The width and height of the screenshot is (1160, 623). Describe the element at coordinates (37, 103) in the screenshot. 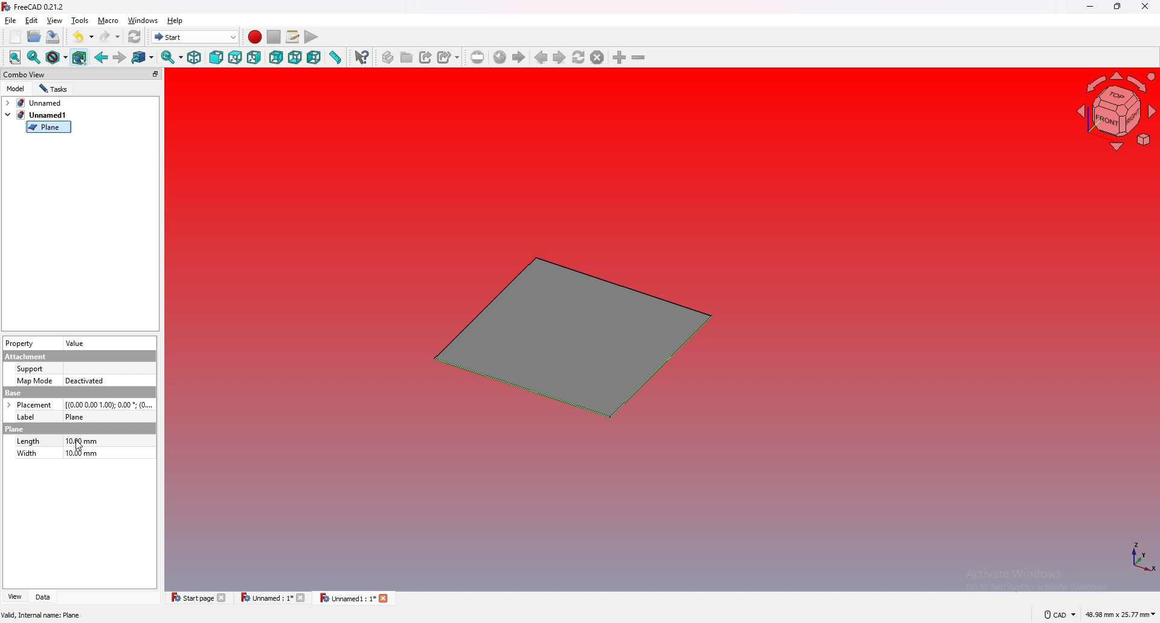

I see `tab1: Unnamed` at that location.